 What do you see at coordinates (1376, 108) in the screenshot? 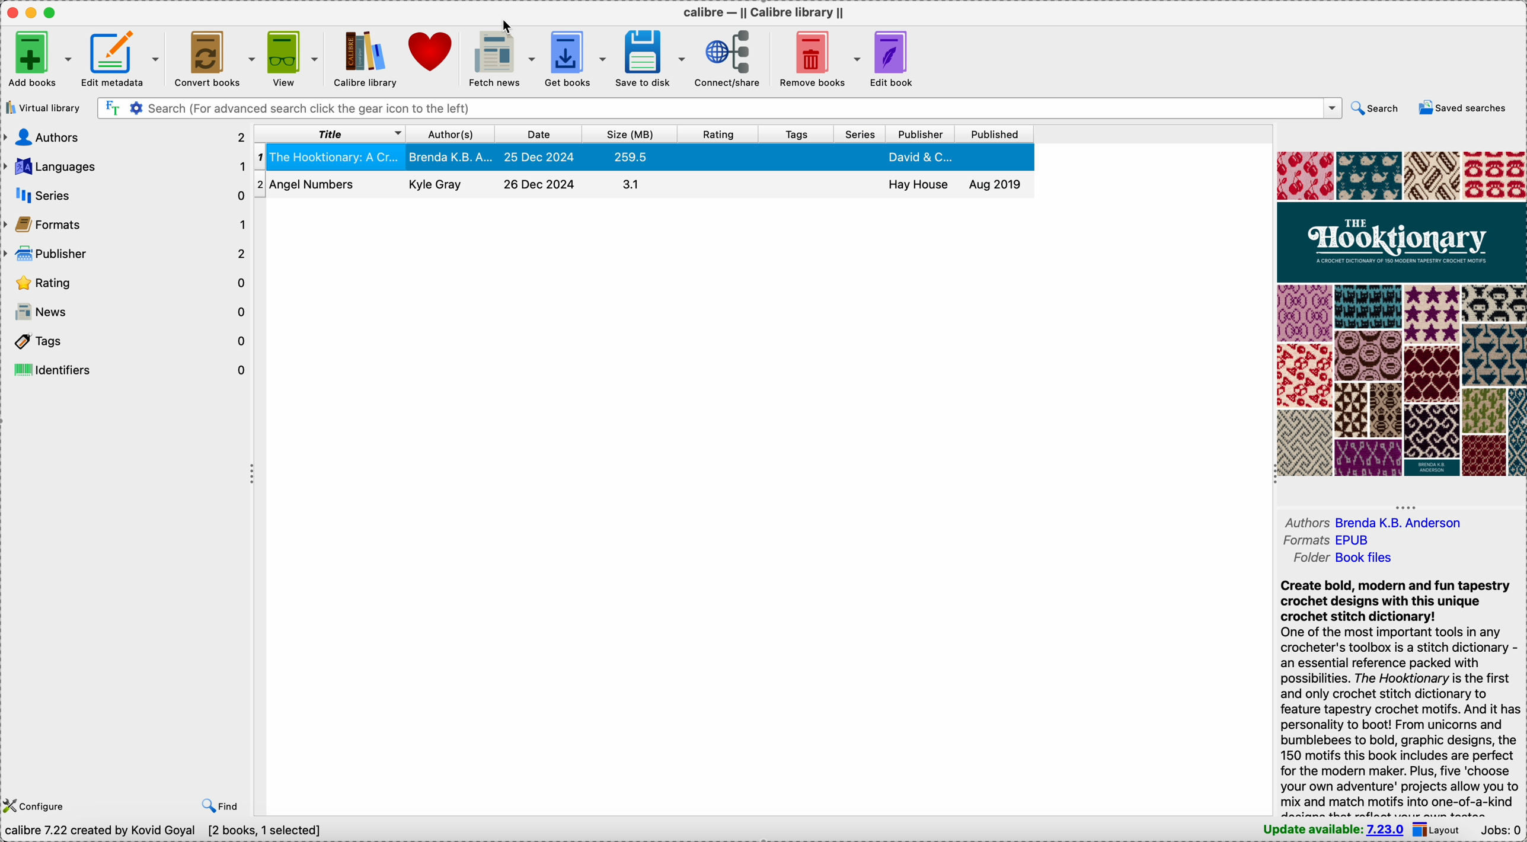
I see `search` at bounding box center [1376, 108].